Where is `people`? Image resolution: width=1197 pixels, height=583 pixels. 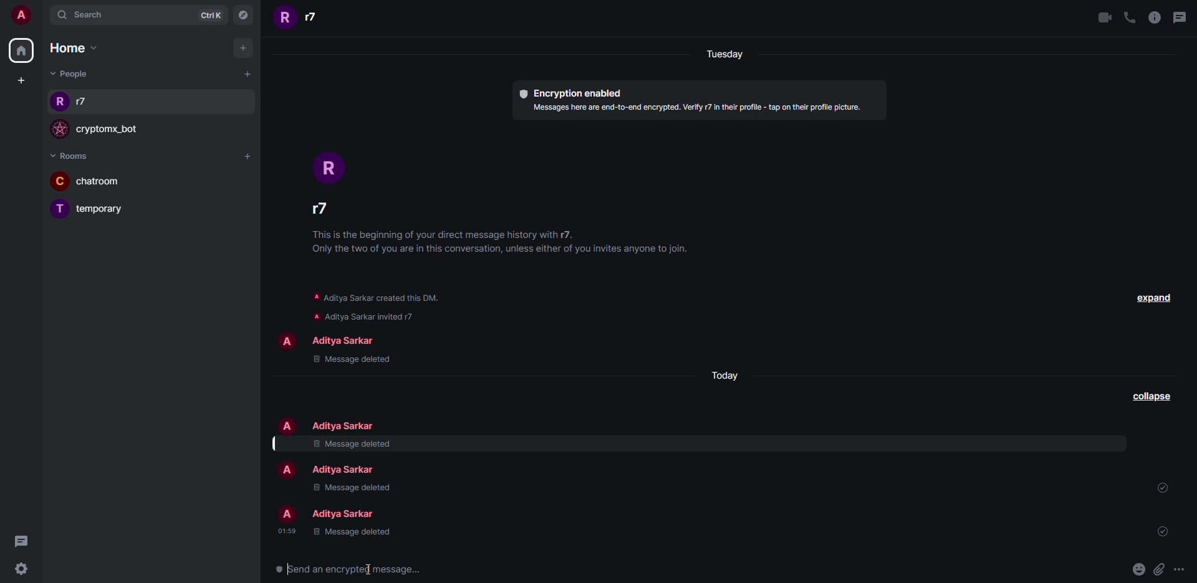
people is located at coordinates (318, 211).